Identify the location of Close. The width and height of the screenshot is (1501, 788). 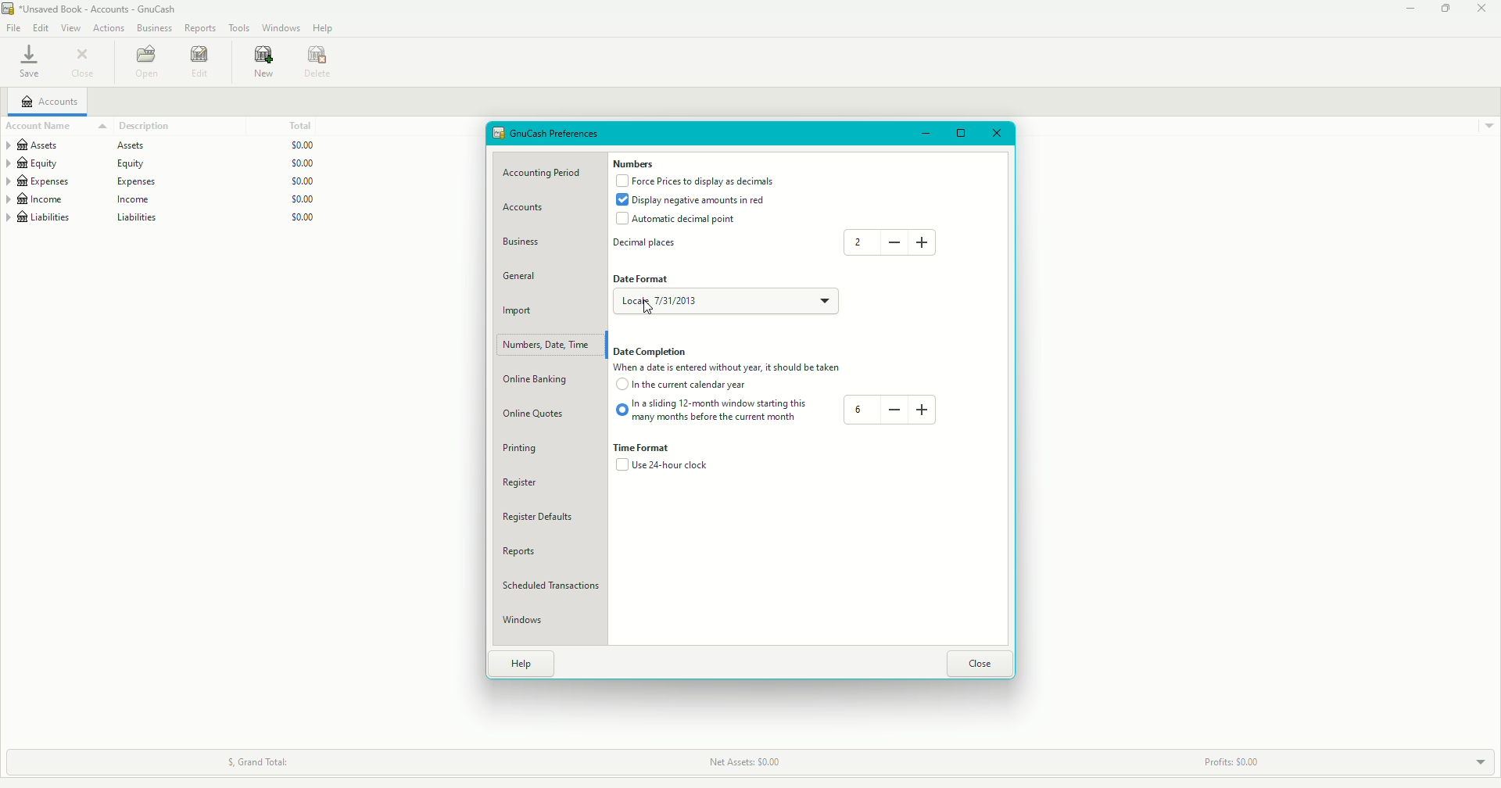
(996, 132).